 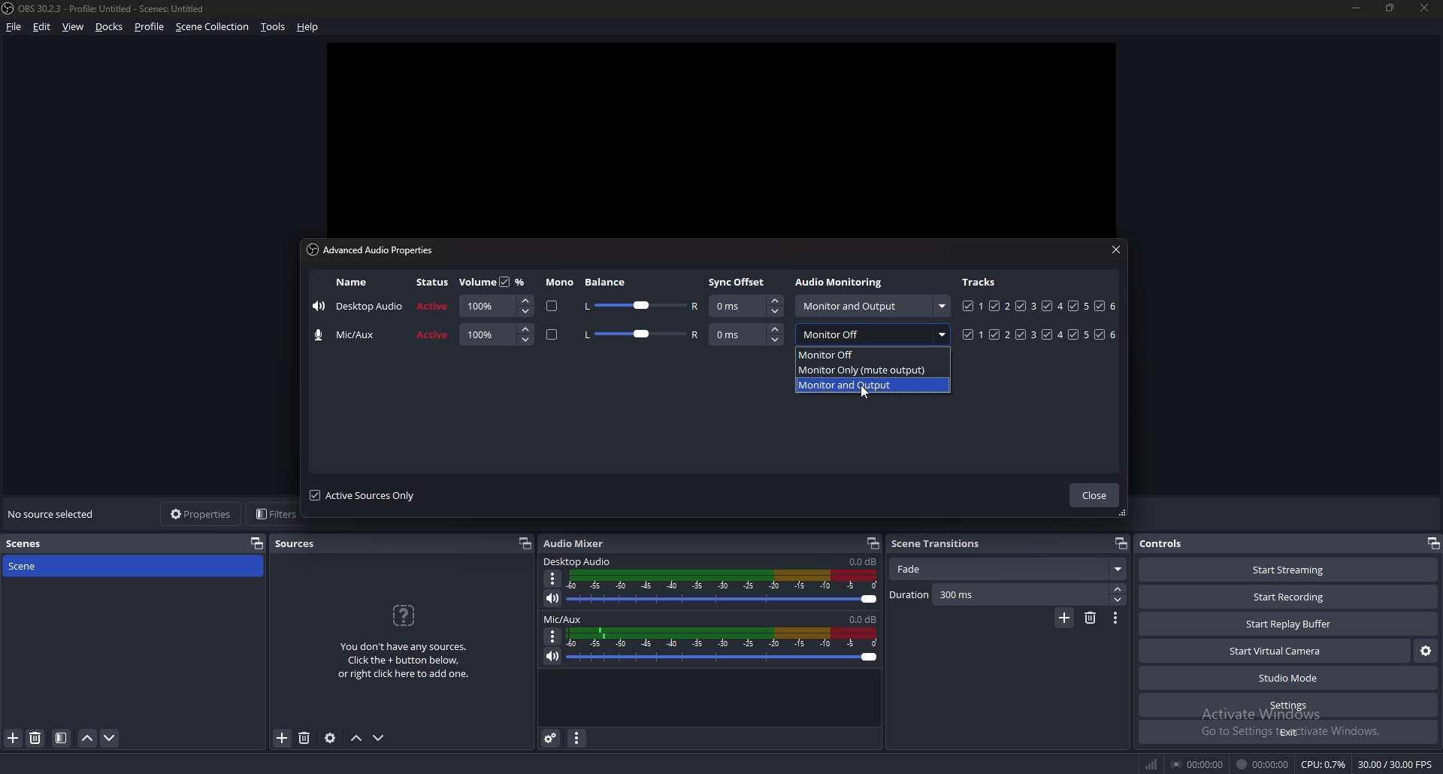 What do you see at coordinates (44, 26) in the screenshot?
I see `edit` at bounding box center [44, 26].